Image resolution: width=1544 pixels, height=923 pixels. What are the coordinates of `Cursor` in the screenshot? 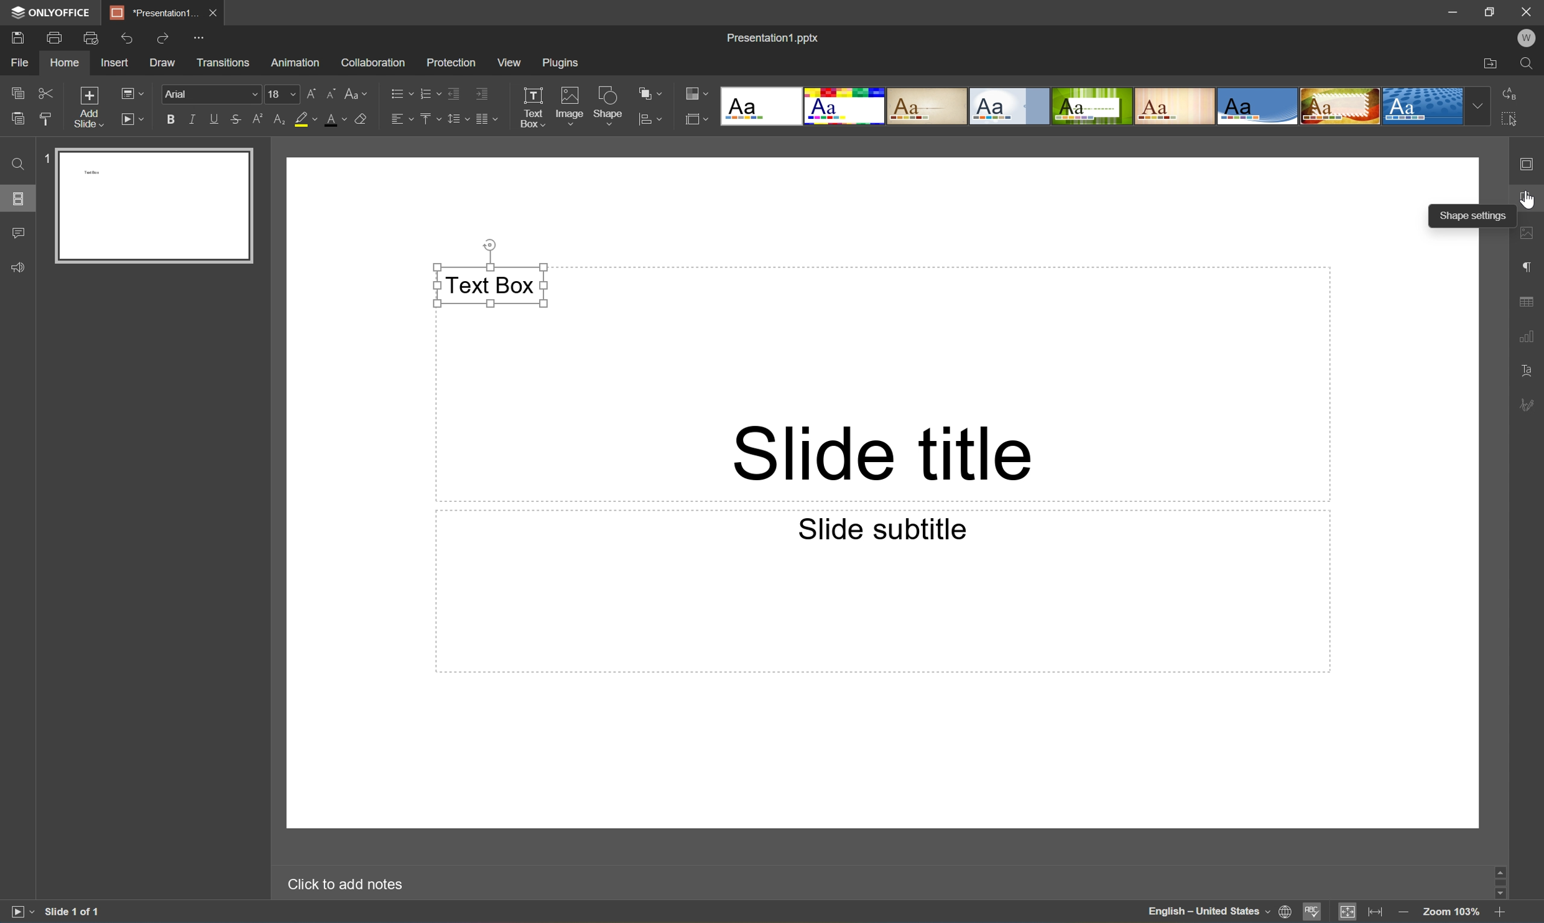 It's located at (1528, 198).